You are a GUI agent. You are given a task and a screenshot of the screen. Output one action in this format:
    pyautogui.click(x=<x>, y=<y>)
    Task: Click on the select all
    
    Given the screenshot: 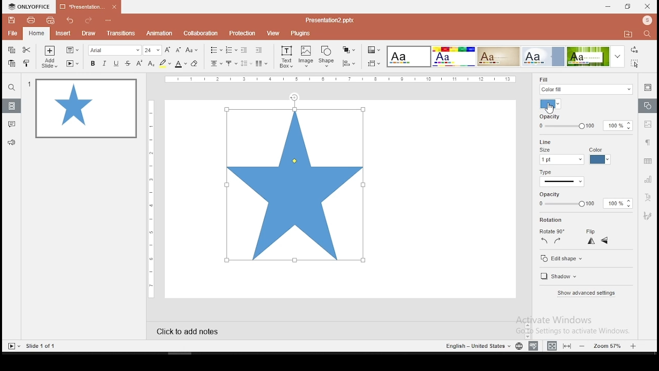 What is the action you would take?
    pyautogui.click(x=636, y=63)
    